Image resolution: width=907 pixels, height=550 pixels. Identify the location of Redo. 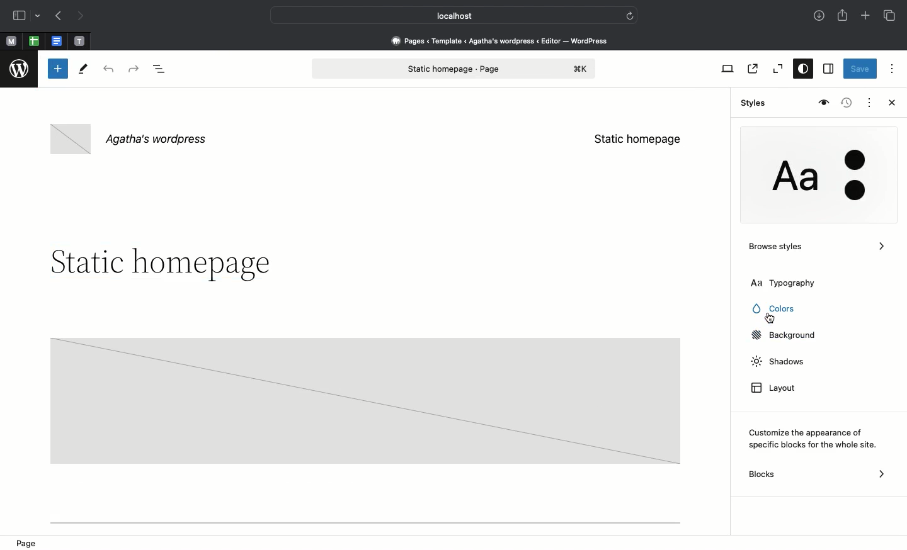
(135, 69).